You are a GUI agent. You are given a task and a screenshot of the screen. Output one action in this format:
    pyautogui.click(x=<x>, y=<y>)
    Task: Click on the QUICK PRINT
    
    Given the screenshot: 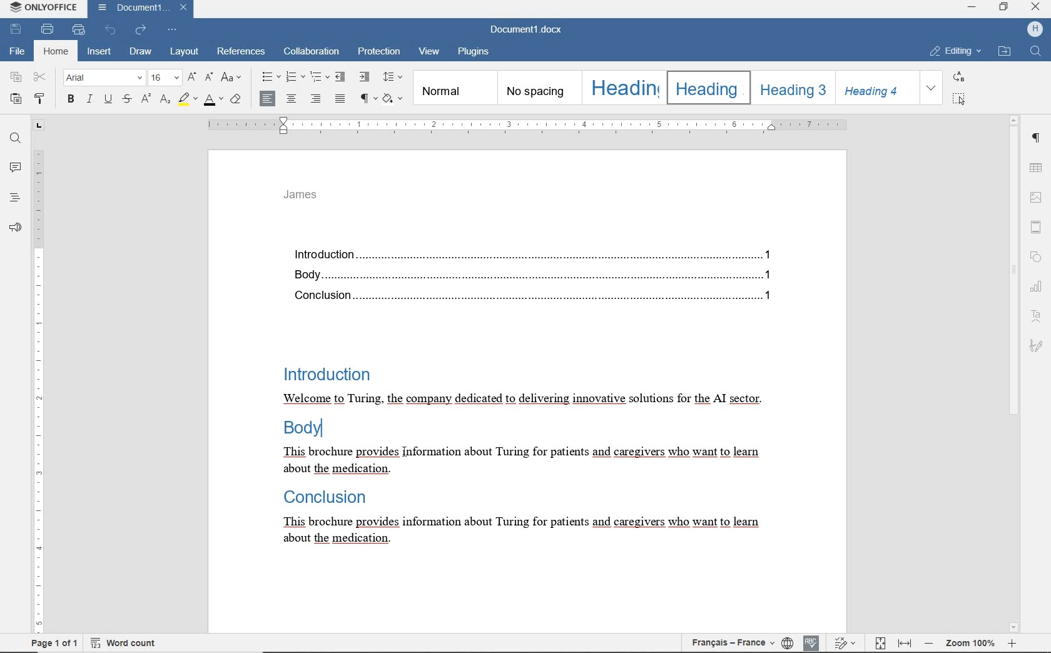 What is the action you would take?
    pyautogui.click(x=79, y=30)
    